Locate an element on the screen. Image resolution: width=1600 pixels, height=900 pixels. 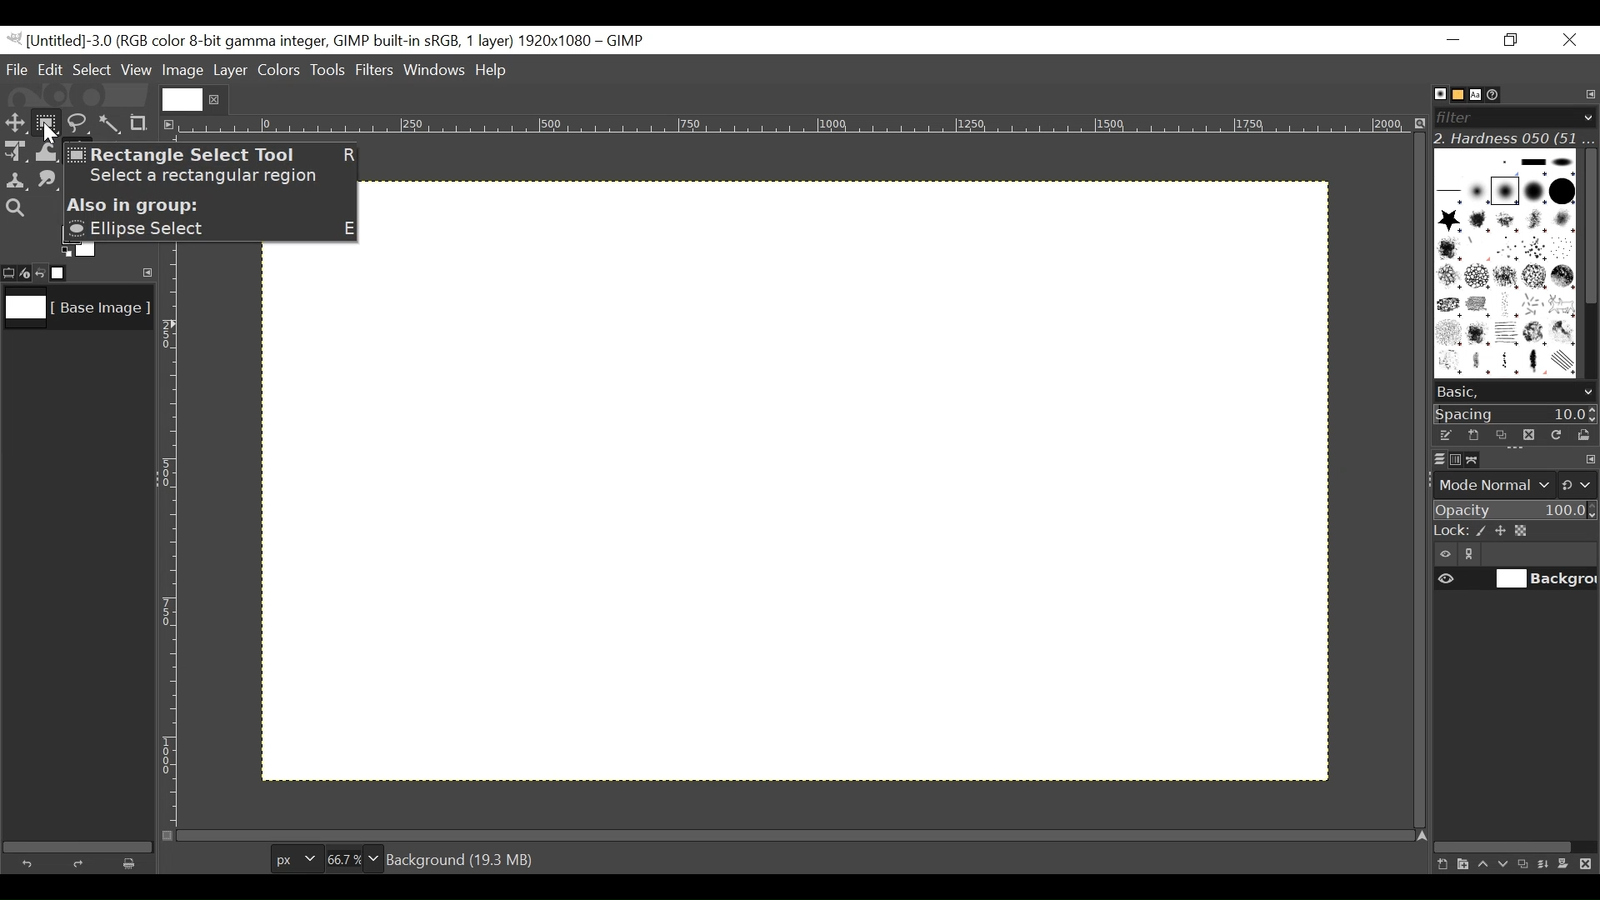
Zoom factor is located at coordinates (354, 857).